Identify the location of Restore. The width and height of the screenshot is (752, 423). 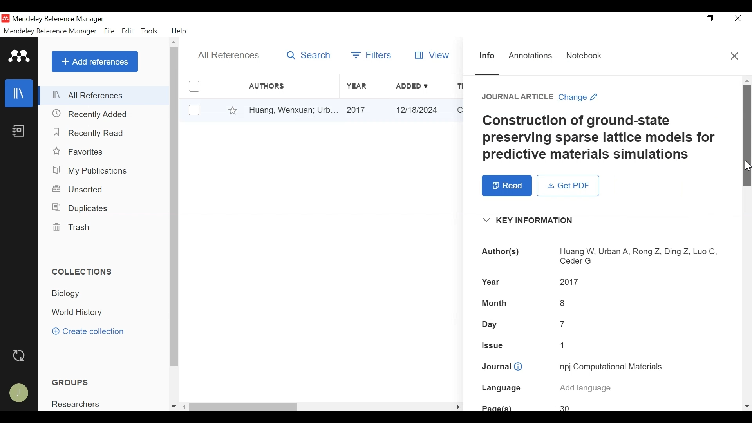
(709, 18).